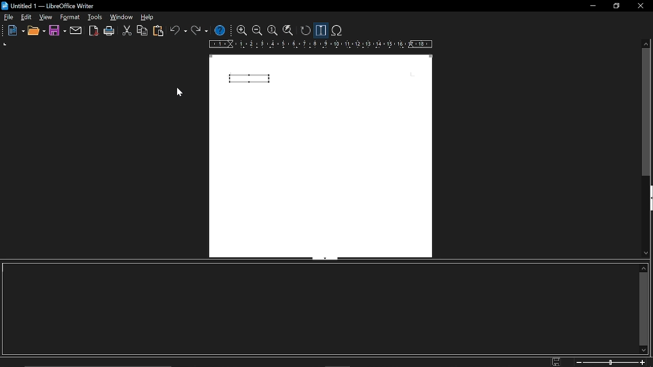 The width and height of the screenshot is (653, 367). Describe the element at coordinates (7, 44) in the screenshot. I see `column options` at that location.